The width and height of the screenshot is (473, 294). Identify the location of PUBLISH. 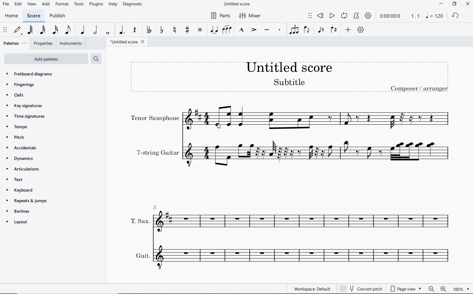
(57, 17).